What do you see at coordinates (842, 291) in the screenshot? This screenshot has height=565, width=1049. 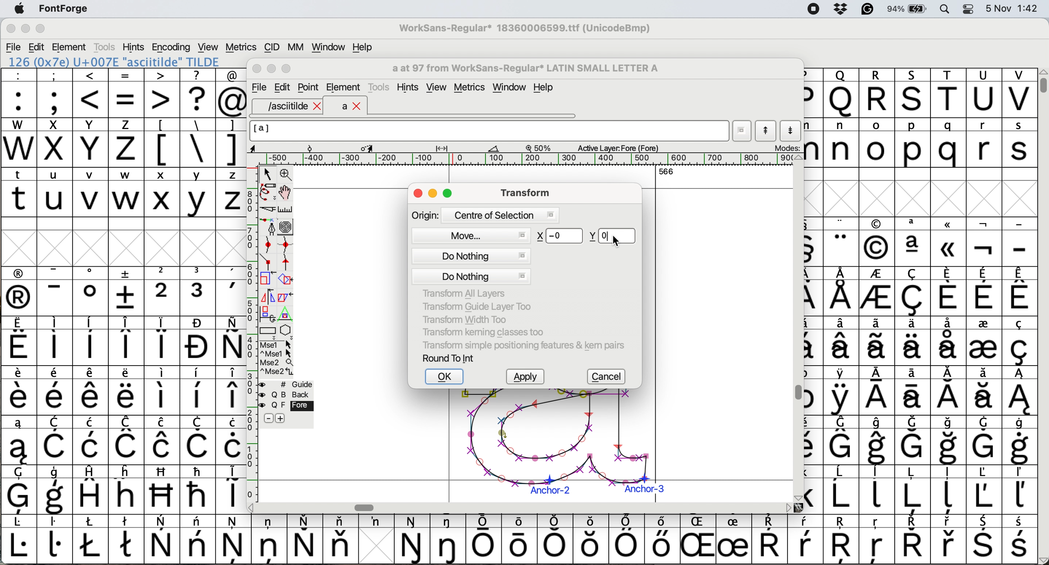 I see `symbol` at bounding box center [842, 291].